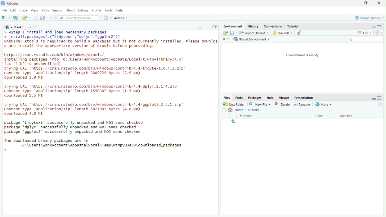 The width and height of the screenshot is (386, 217). Describe the element at coordinates (224, 111) in the screenshot. I see `Checkbox` at that location.